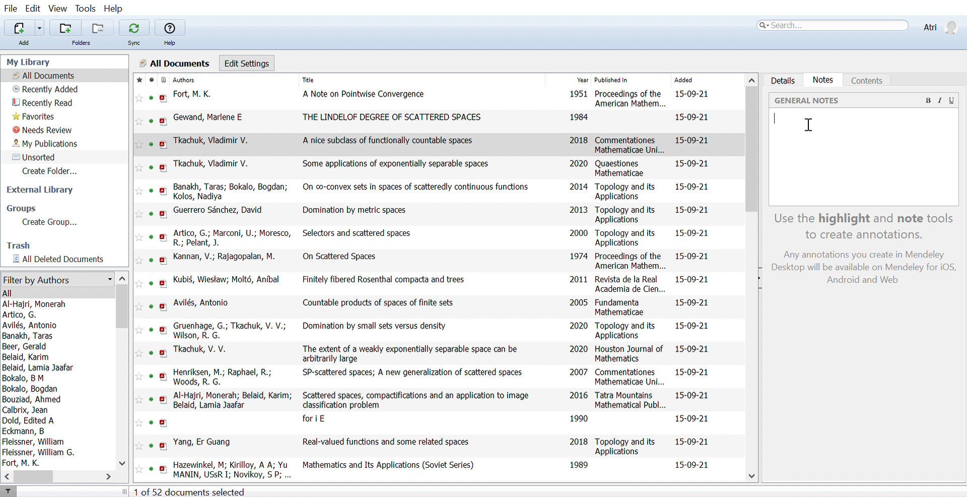  What do you see at coordinates (6, 476) in the screenshot?
I see `Move left in filter by authors` at bounding box center [6, 476].